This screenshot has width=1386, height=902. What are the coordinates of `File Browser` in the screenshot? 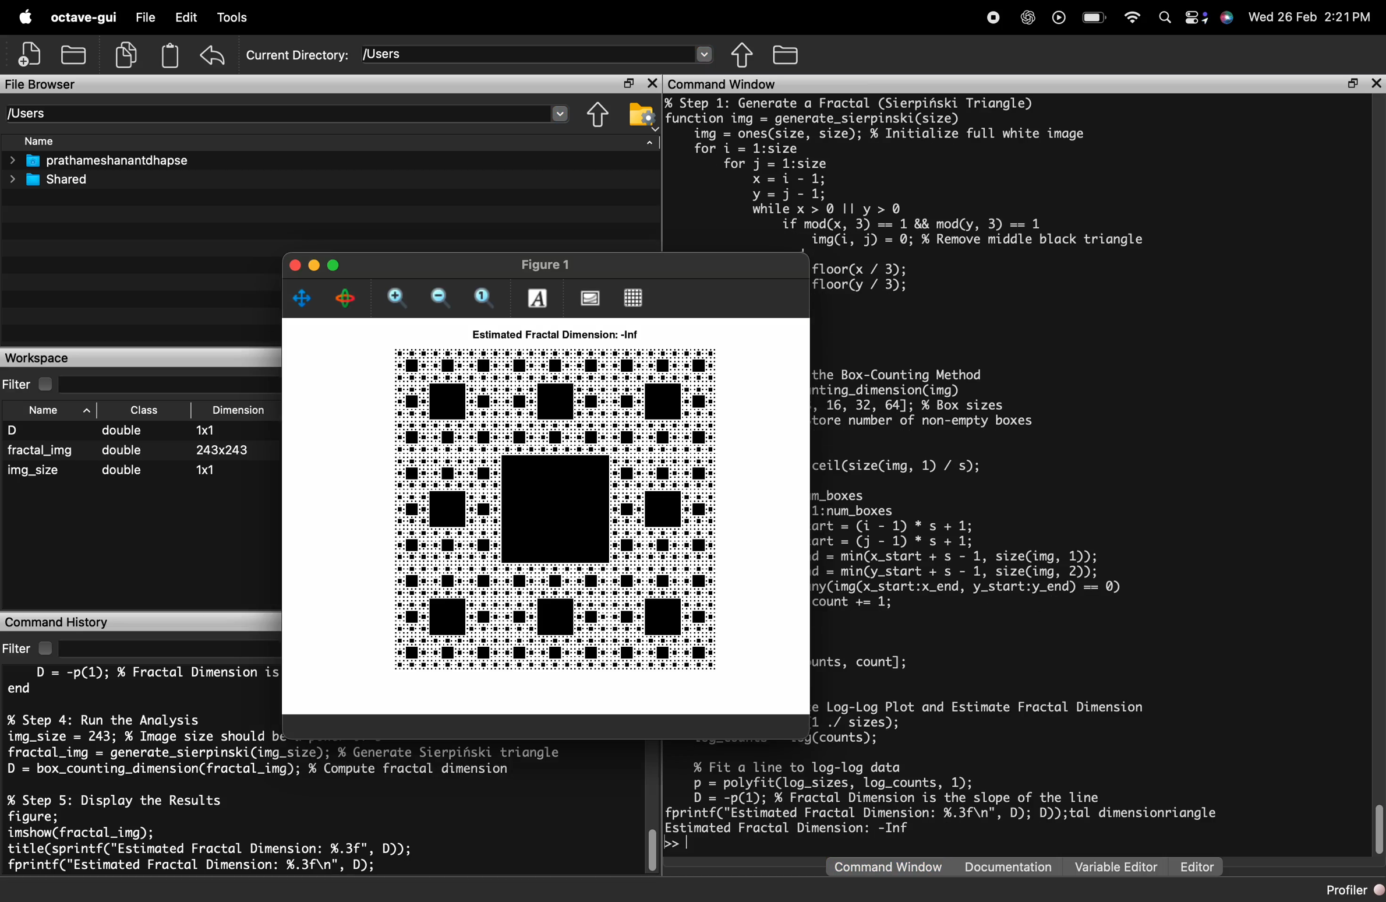 It's located at (44, 84).